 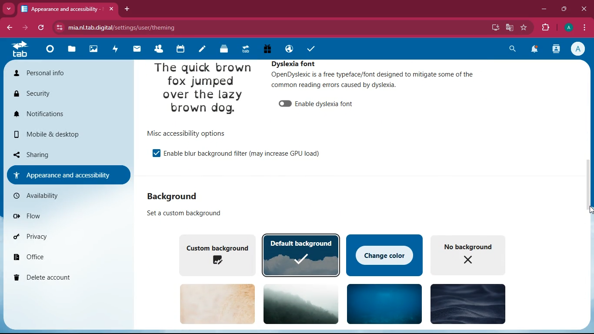 What do you see at coordinates (200, 50) in the screenshot?
I see `notes` at bounding box center [200, 50].